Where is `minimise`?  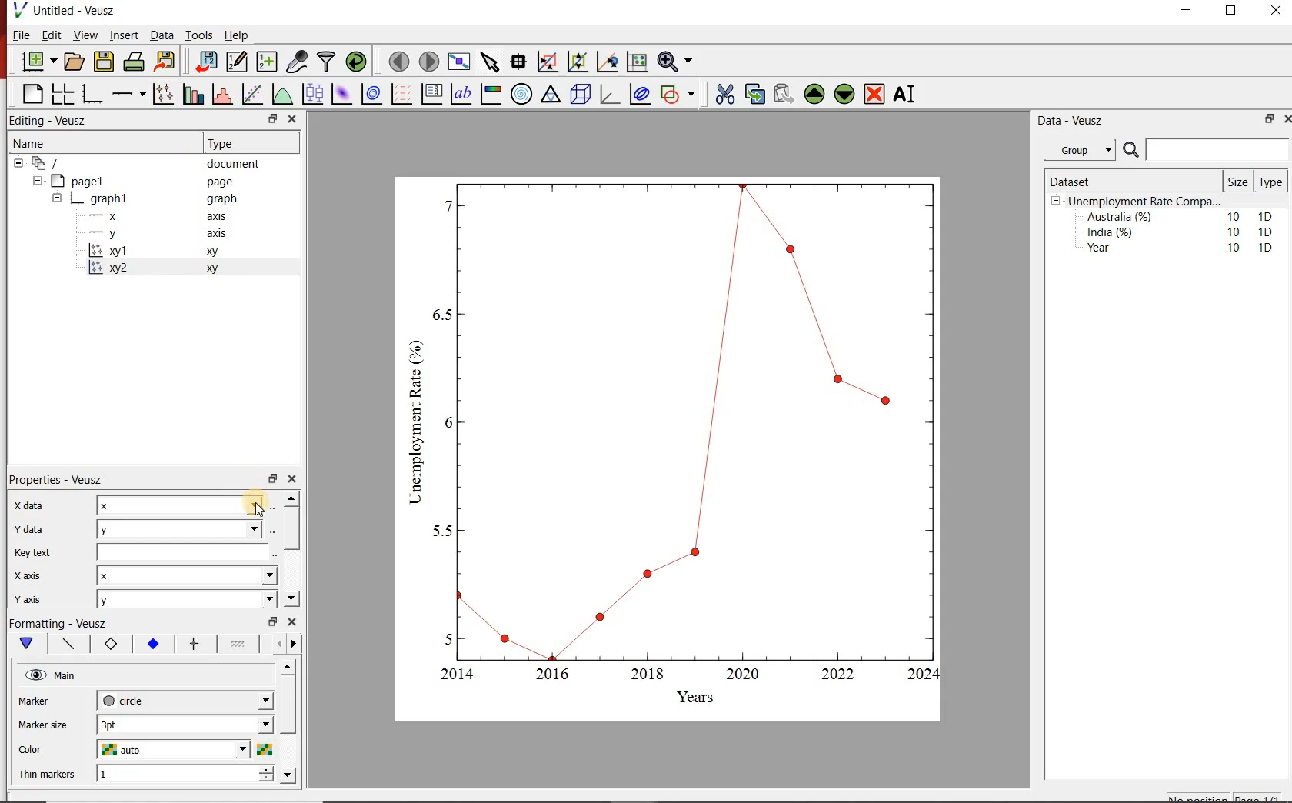 minimise is located at coordinates (275, 118).